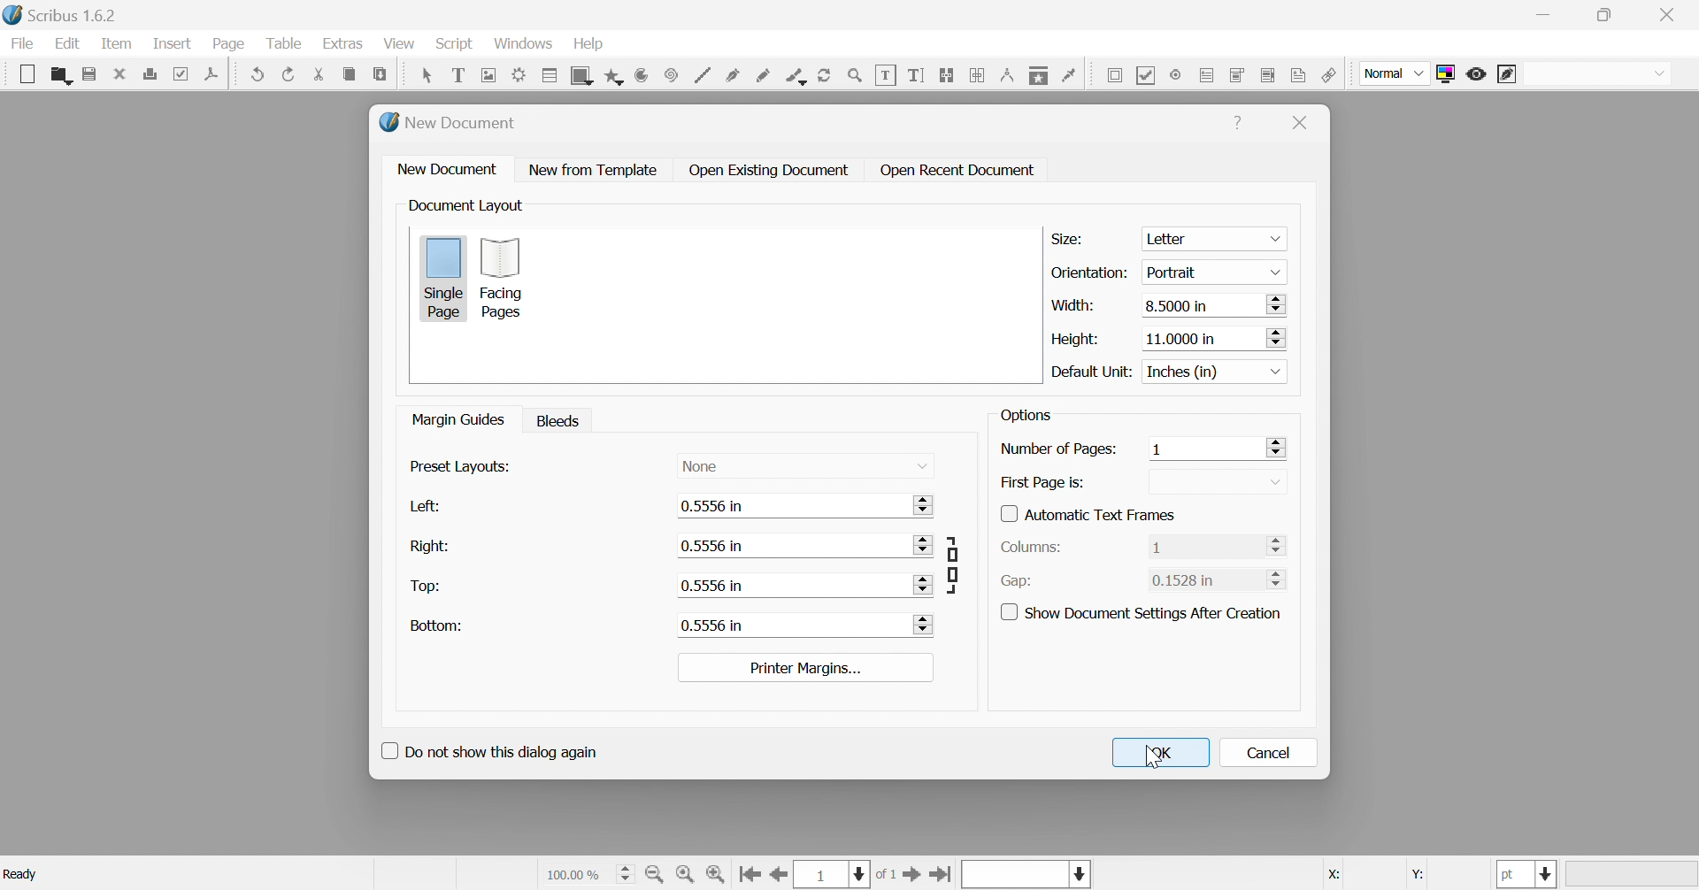  Describe the element at coordinates (460, 419) in the screenshot. I see `margin guides` at that location.